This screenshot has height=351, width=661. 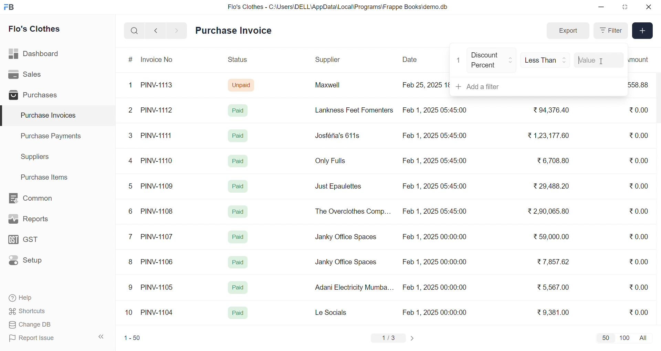 What do you see at coordinates (352, 211) in the screenshot?
I see `The Overclothes Comp...` at bounding box center [352, 211].